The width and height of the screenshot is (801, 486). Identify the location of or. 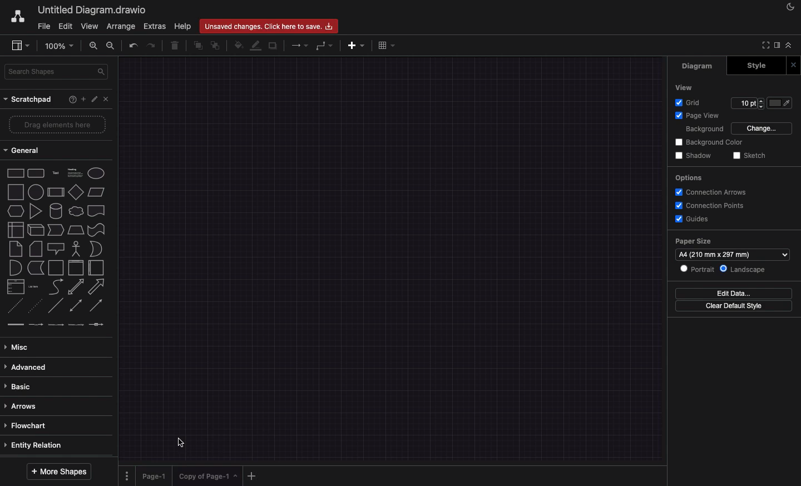
(98, 249).